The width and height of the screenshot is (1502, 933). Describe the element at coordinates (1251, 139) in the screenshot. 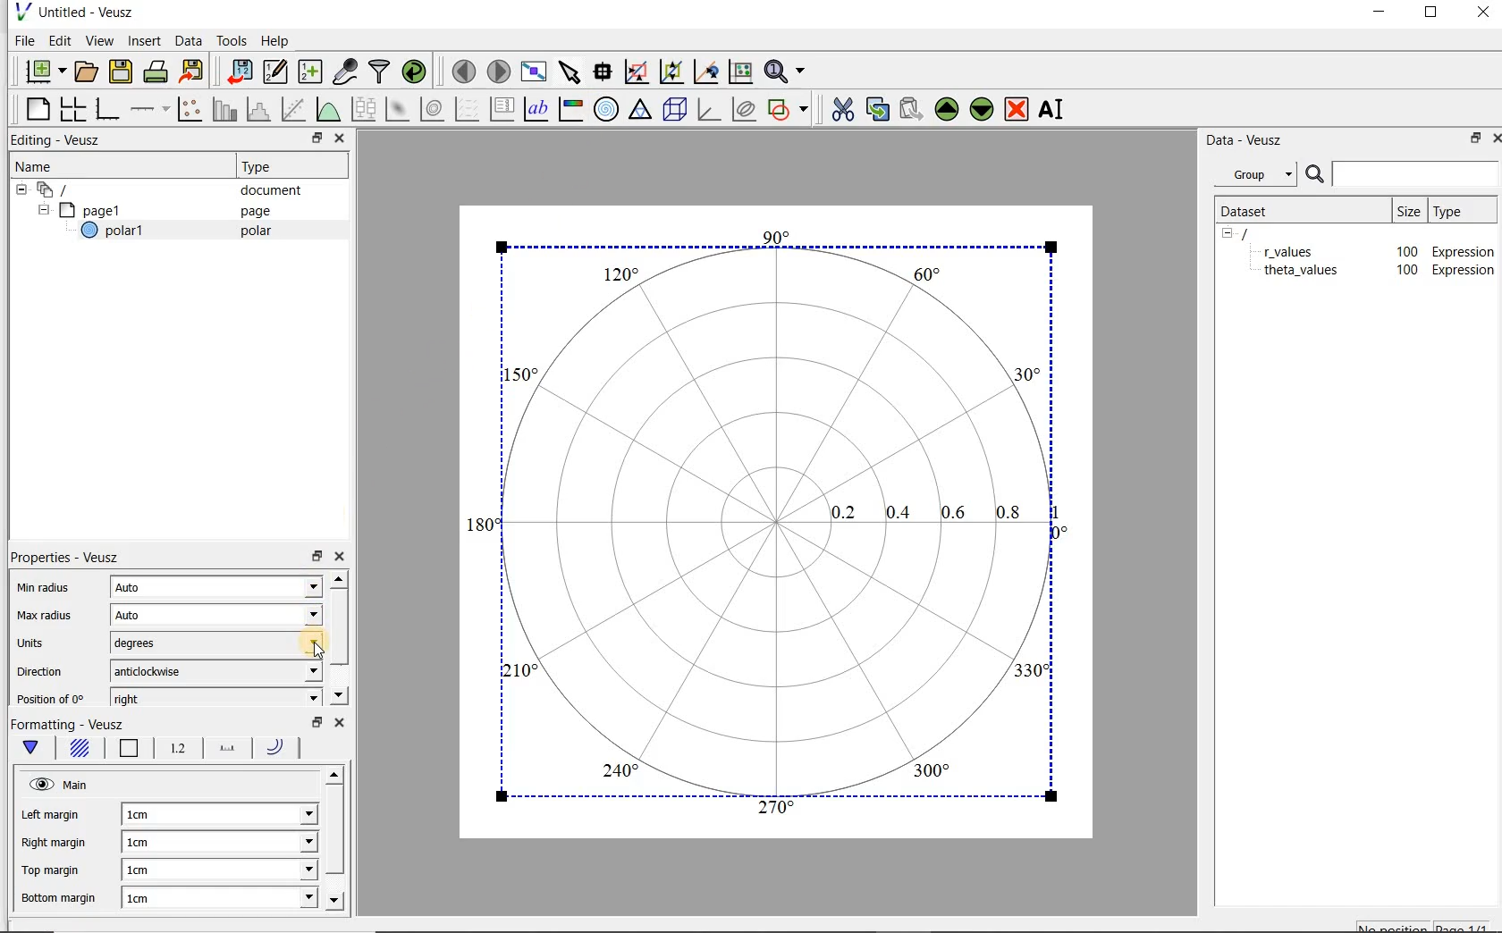

I see `Data - Veusz` at that location.